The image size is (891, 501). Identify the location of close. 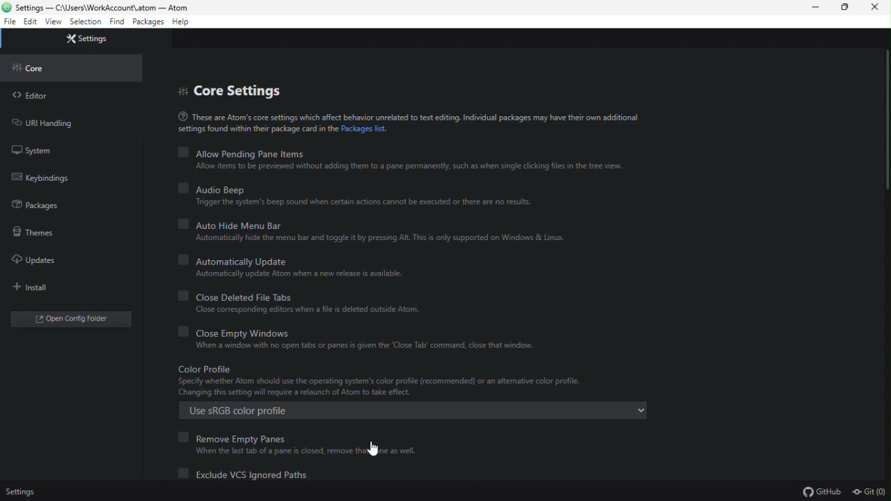
(878, 10).